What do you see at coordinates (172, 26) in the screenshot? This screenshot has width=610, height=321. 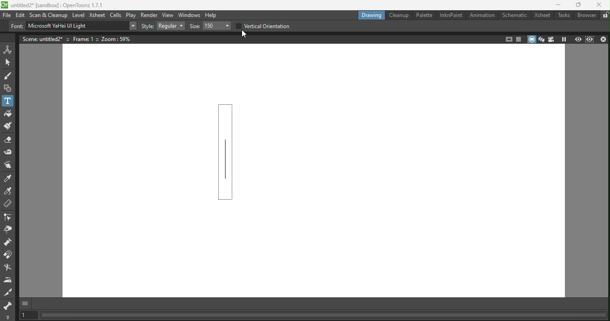 I see `Drop down` at bounding box center [172, 26].